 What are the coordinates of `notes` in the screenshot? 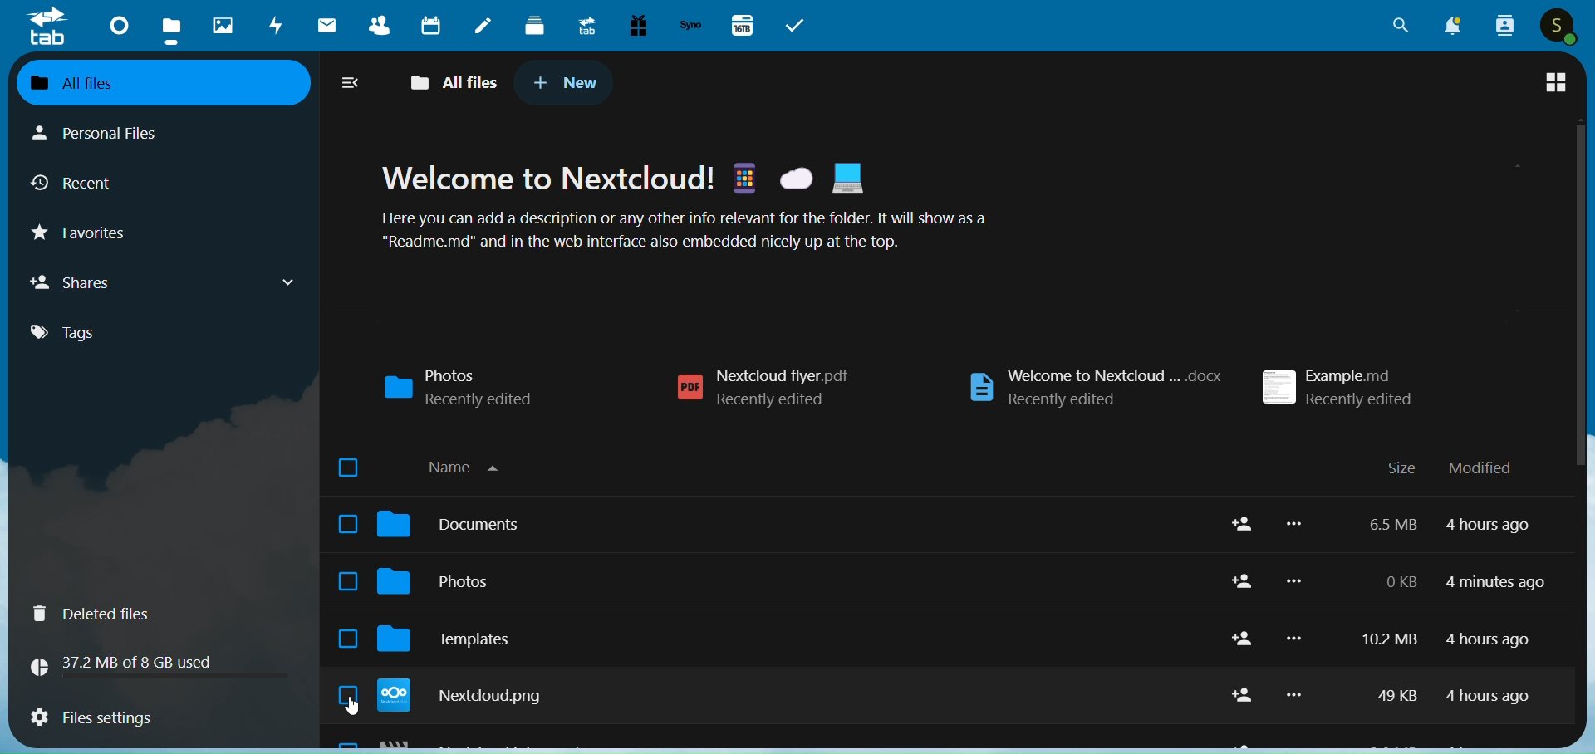 It's located at (484, 25).